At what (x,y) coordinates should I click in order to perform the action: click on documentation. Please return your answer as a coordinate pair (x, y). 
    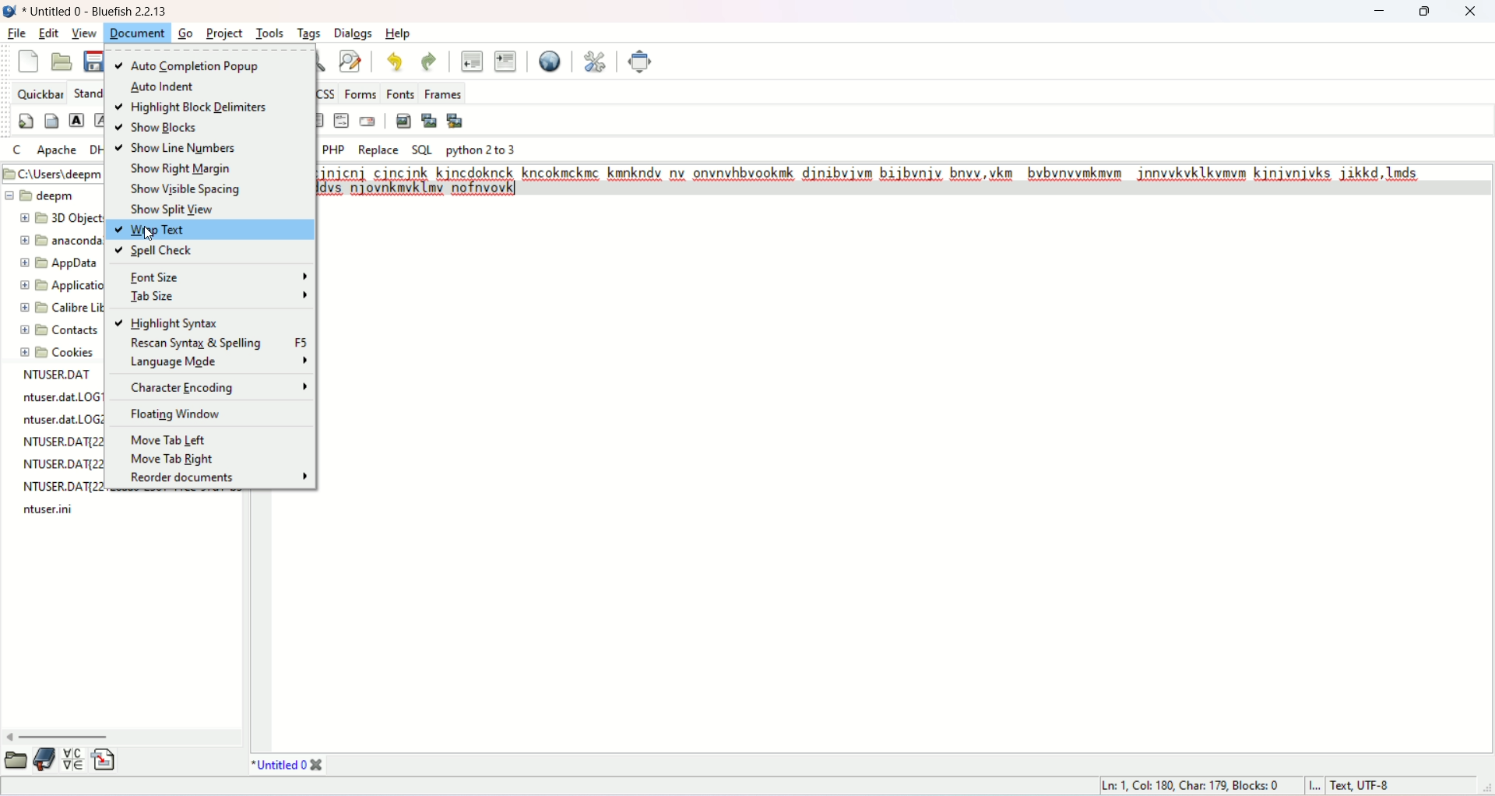
    Looking at the image, I should click on (45, 763).